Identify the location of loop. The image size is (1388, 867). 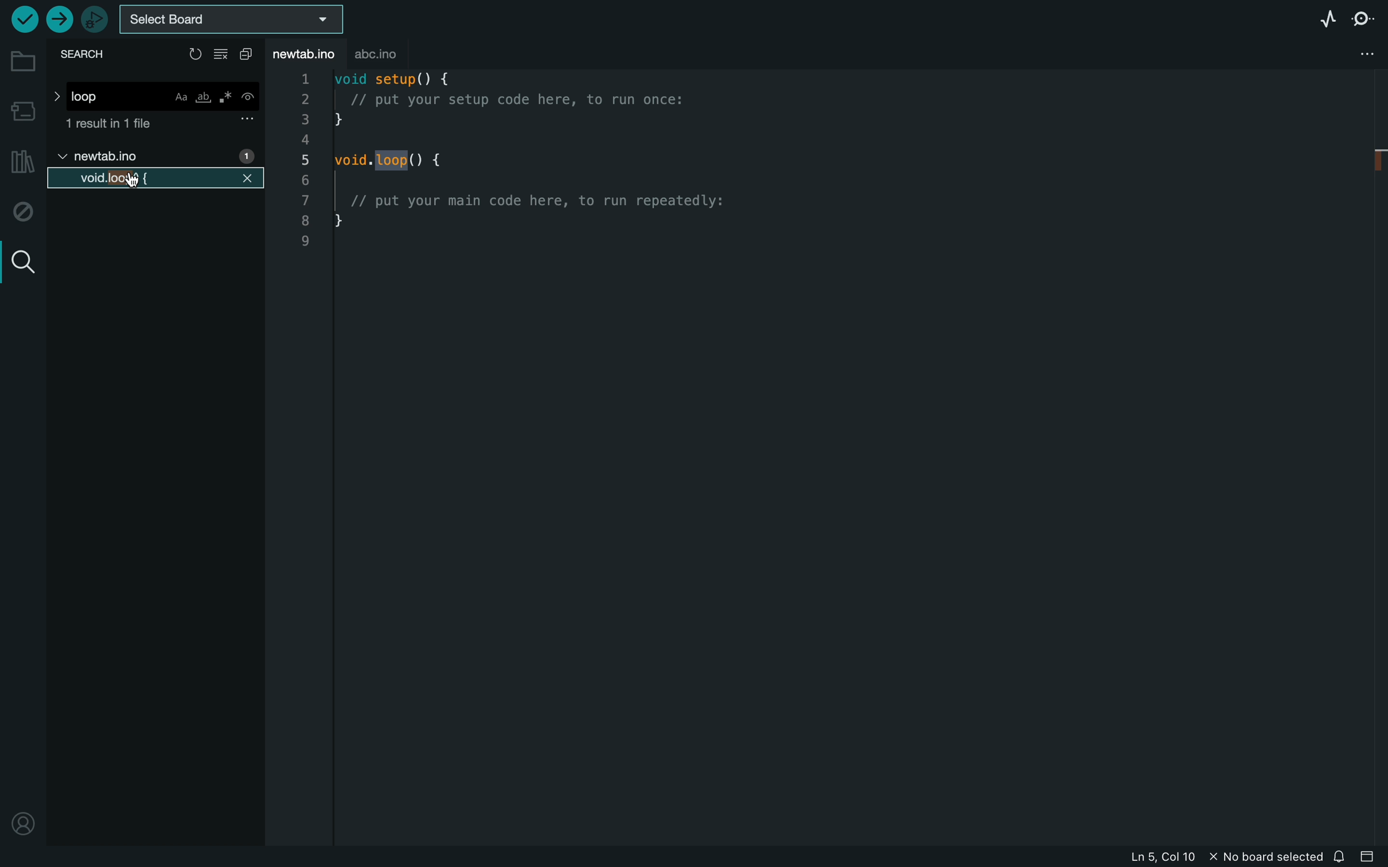
(157, 93).